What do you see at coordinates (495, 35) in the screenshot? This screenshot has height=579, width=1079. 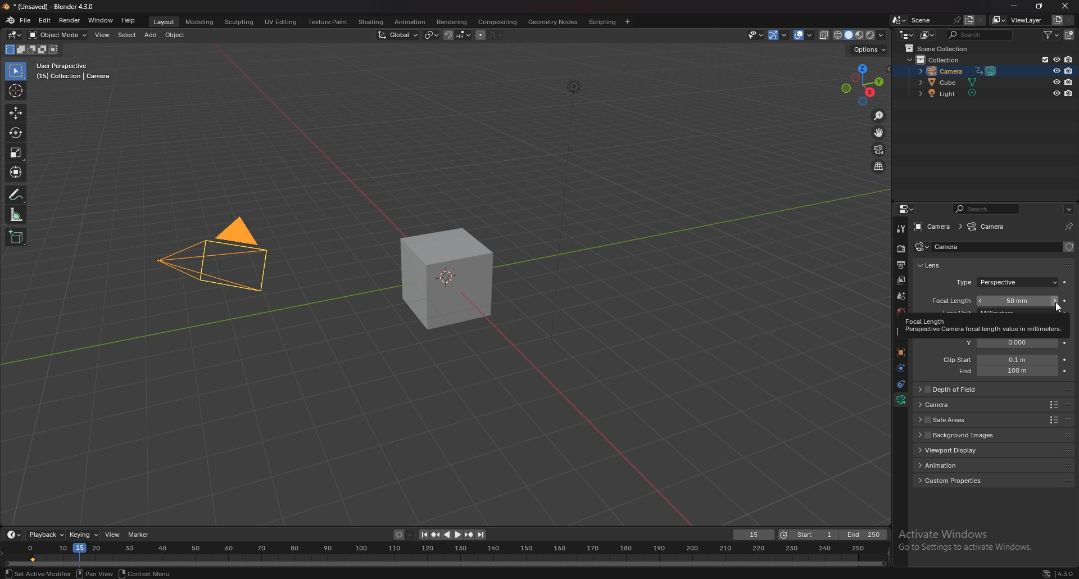 I see `proportional editing falloff` at bounding box center [495, 35].